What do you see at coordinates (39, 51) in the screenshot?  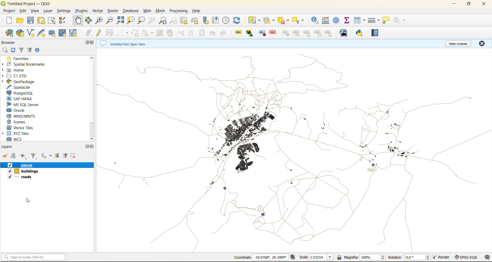 I see `enable/disable properties` at bounding box center [39, 51].